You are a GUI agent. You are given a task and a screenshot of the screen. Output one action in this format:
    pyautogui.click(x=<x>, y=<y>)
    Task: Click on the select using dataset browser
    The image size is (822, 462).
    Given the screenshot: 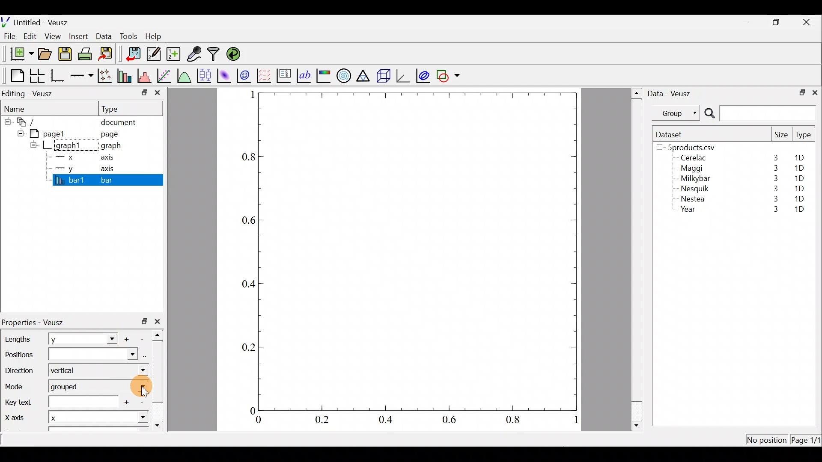 What is the action you would take?
    pyautogui.click(x=146, y=355)
    